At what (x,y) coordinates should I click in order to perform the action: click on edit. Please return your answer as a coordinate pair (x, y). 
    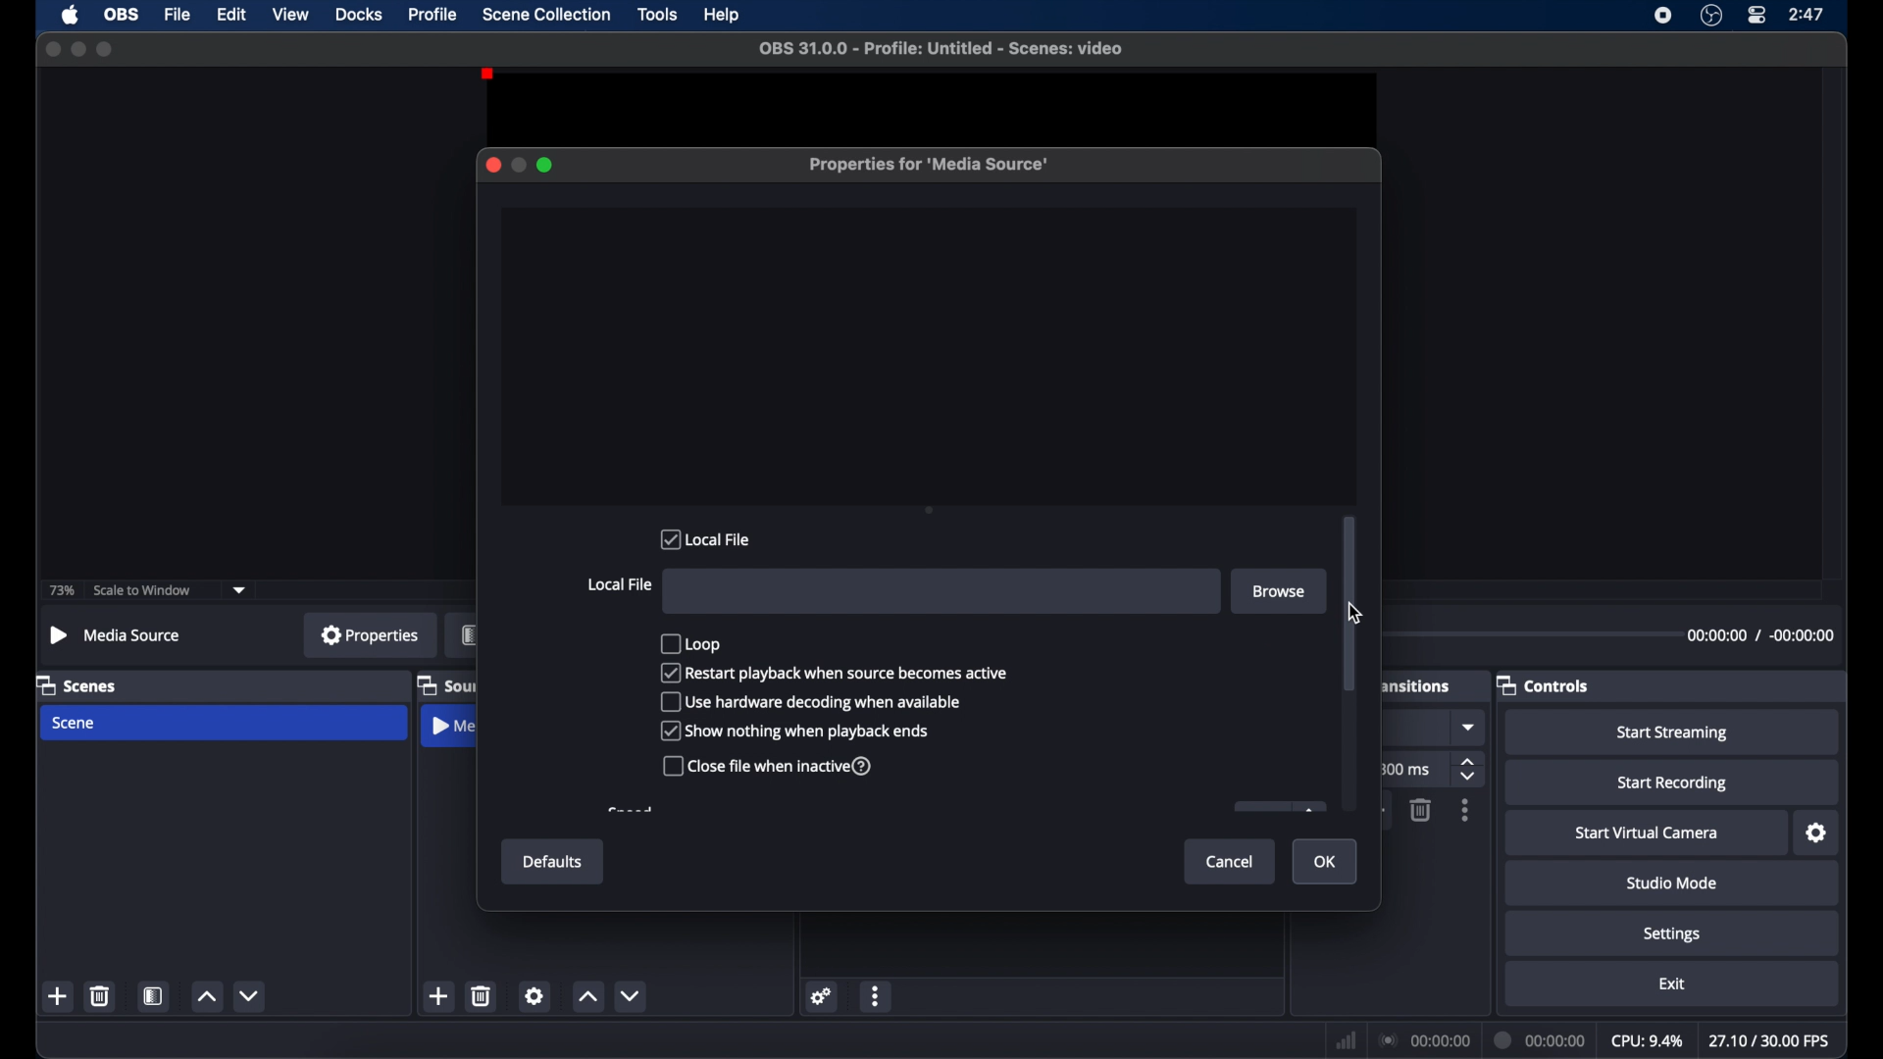
    Looking at the image, I should click on (231, 15).